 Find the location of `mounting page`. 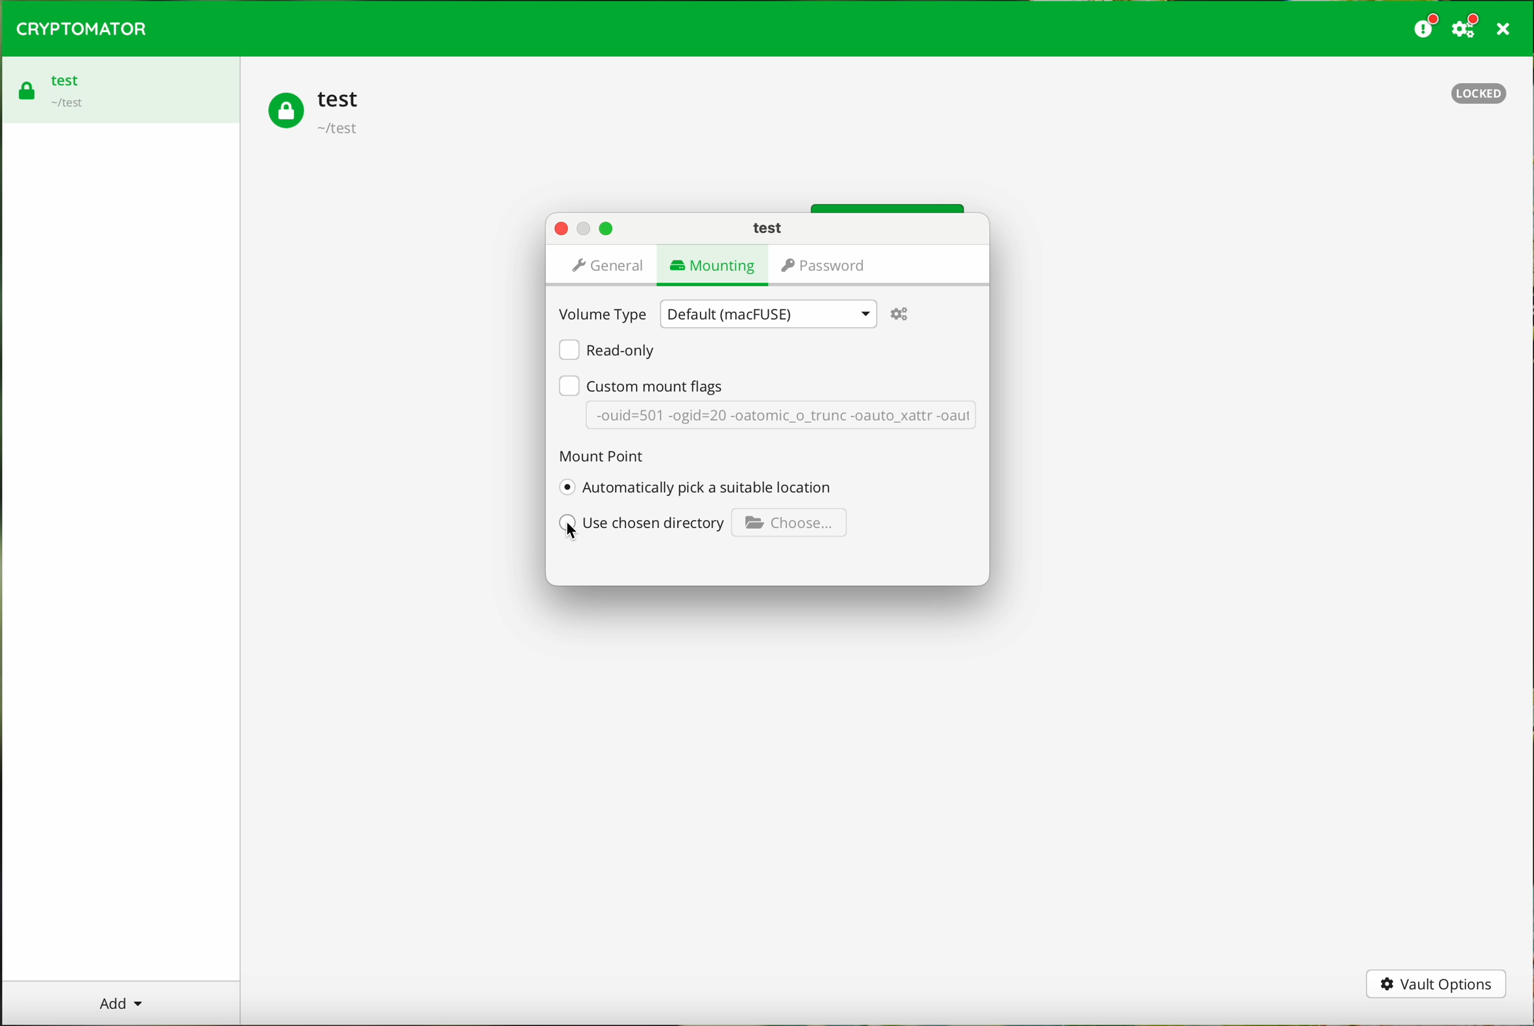

mounting page is located at coordinates (710, 266).